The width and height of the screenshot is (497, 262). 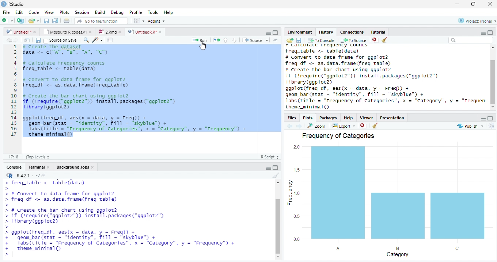 I want to click on Aligns, so click(x=276, y=40).